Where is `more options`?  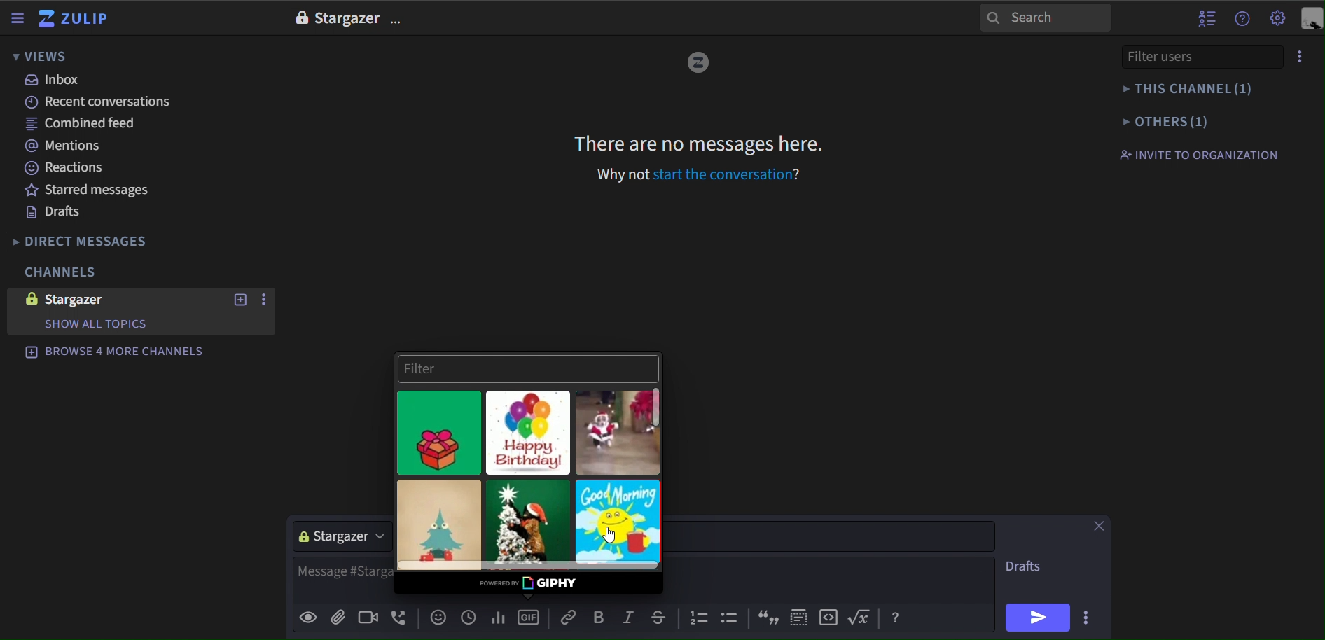
more options is located at coordinates (1089, 615).